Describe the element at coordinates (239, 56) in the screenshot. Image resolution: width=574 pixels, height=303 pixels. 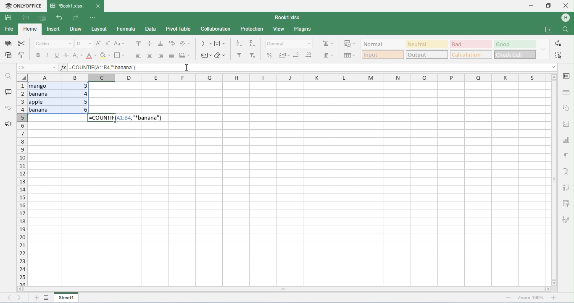
I see `filter` at that location.